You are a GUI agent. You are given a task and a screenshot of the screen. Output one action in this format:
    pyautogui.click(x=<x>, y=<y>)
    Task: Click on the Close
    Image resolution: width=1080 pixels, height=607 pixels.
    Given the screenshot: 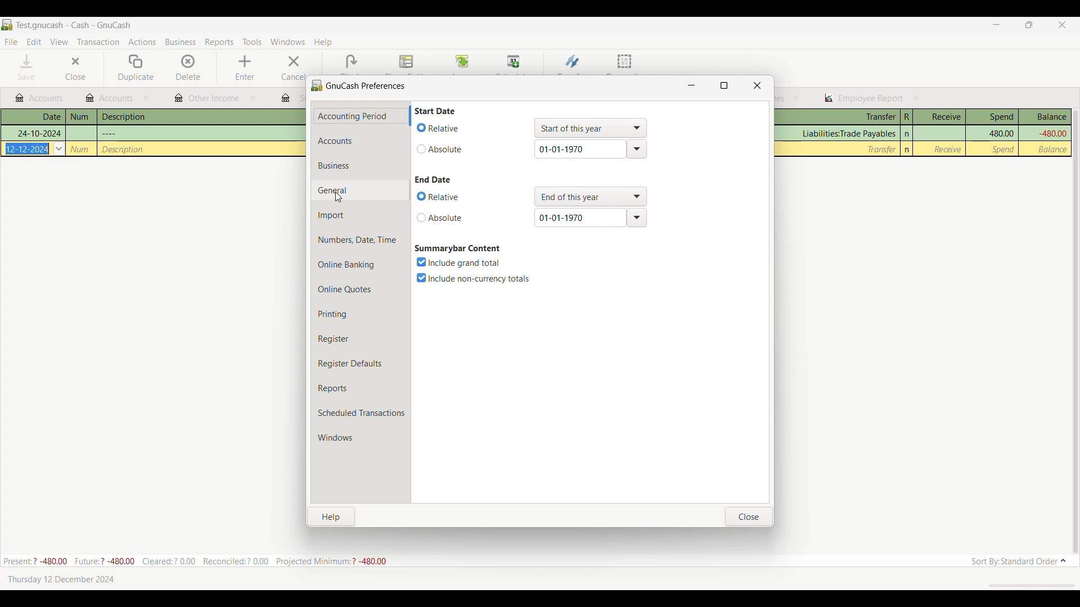 What is the action you would take?
    pyautogui.click(x=75, y=68)
    